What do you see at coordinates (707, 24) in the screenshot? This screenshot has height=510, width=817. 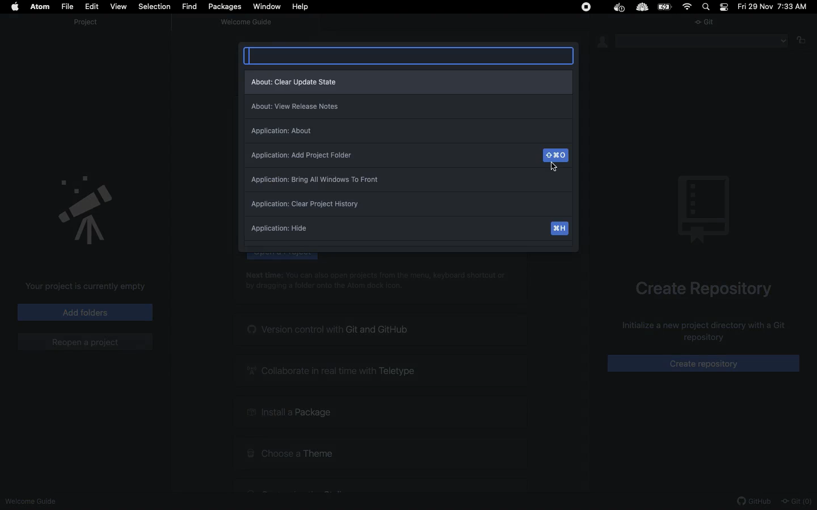 I see `Git` at bounding box center [707, 24].